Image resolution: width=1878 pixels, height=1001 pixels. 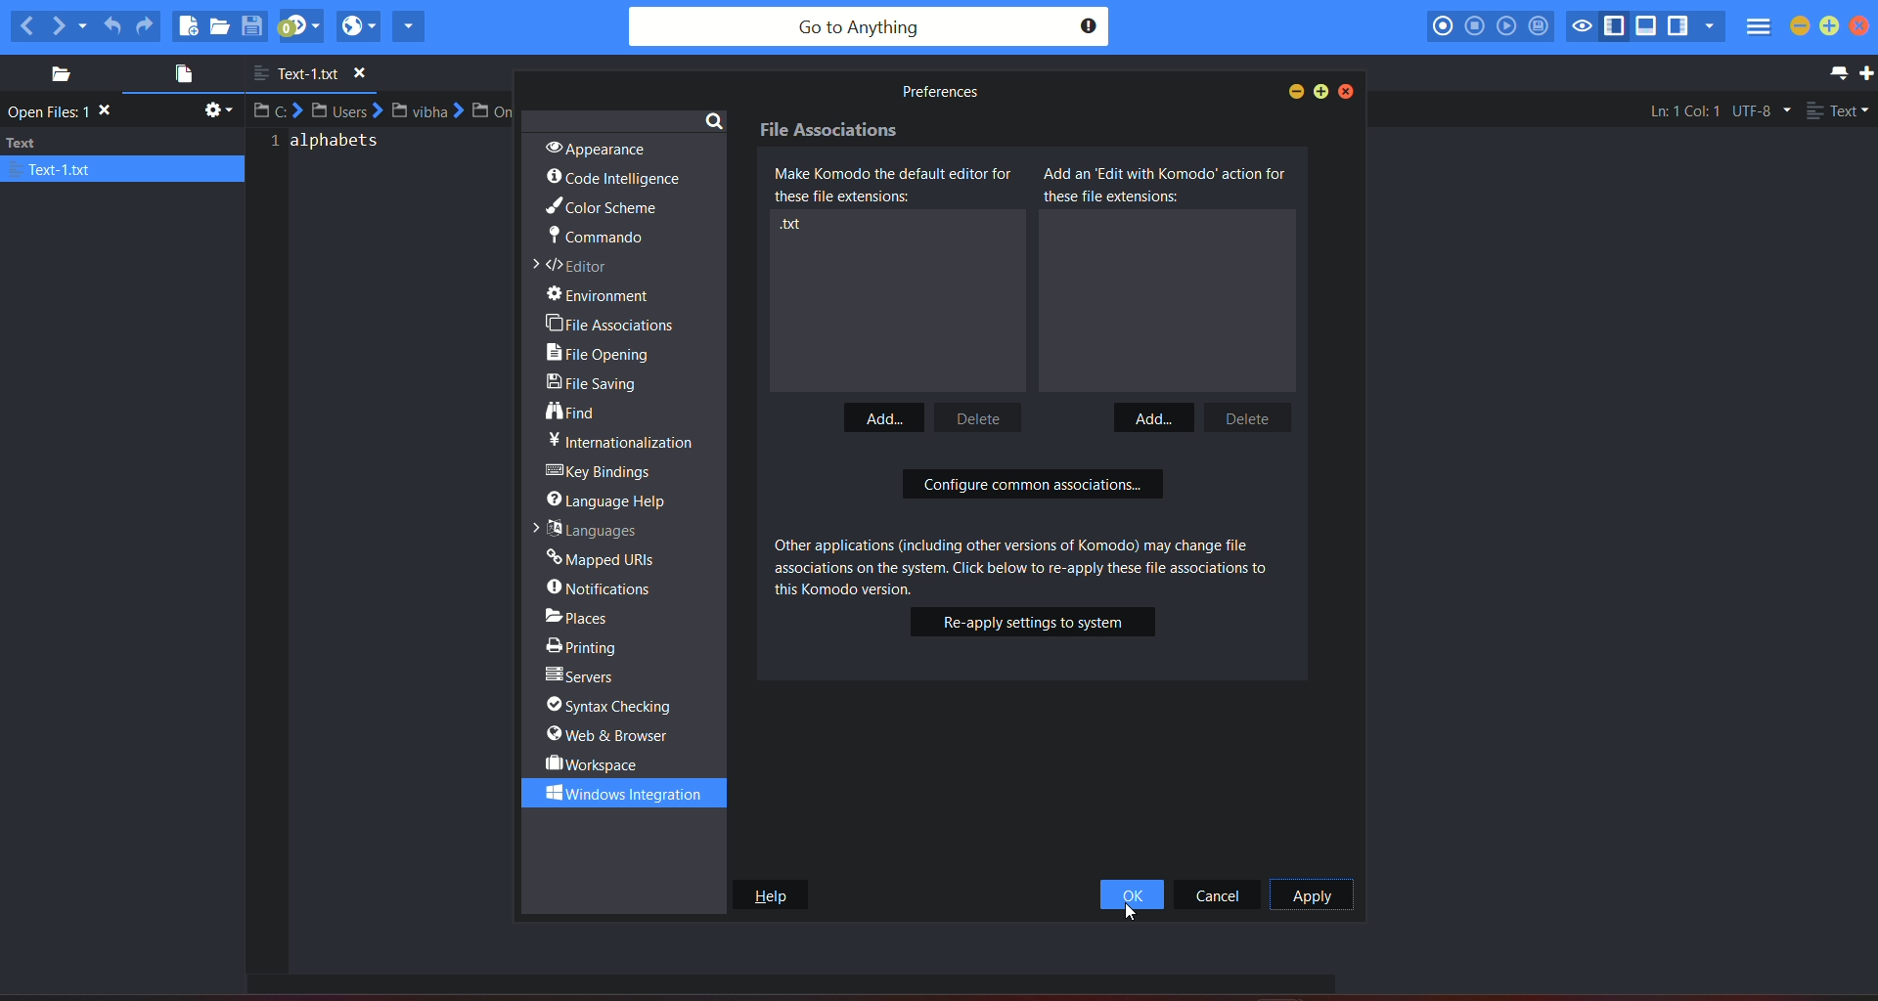 I want to click on languages, so click(x=583, y=528).